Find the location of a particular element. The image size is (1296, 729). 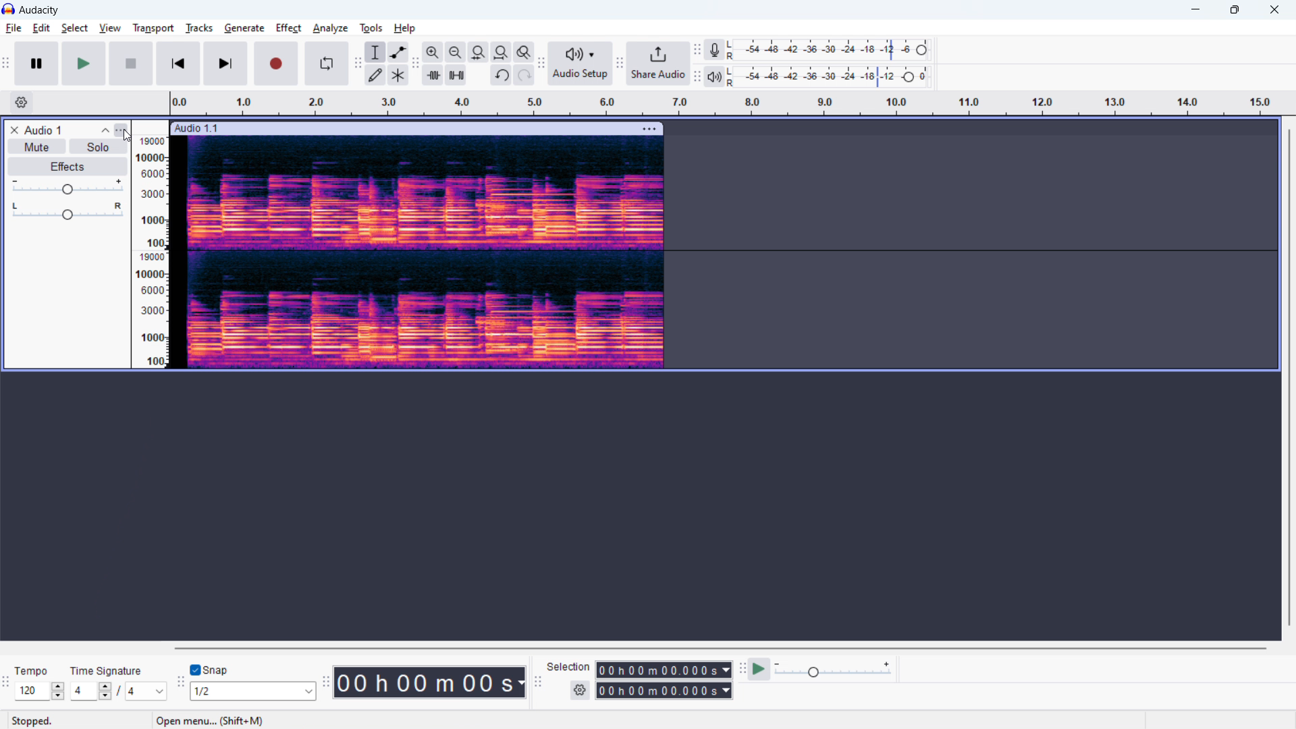

effects is located at coordinates (67, 166).